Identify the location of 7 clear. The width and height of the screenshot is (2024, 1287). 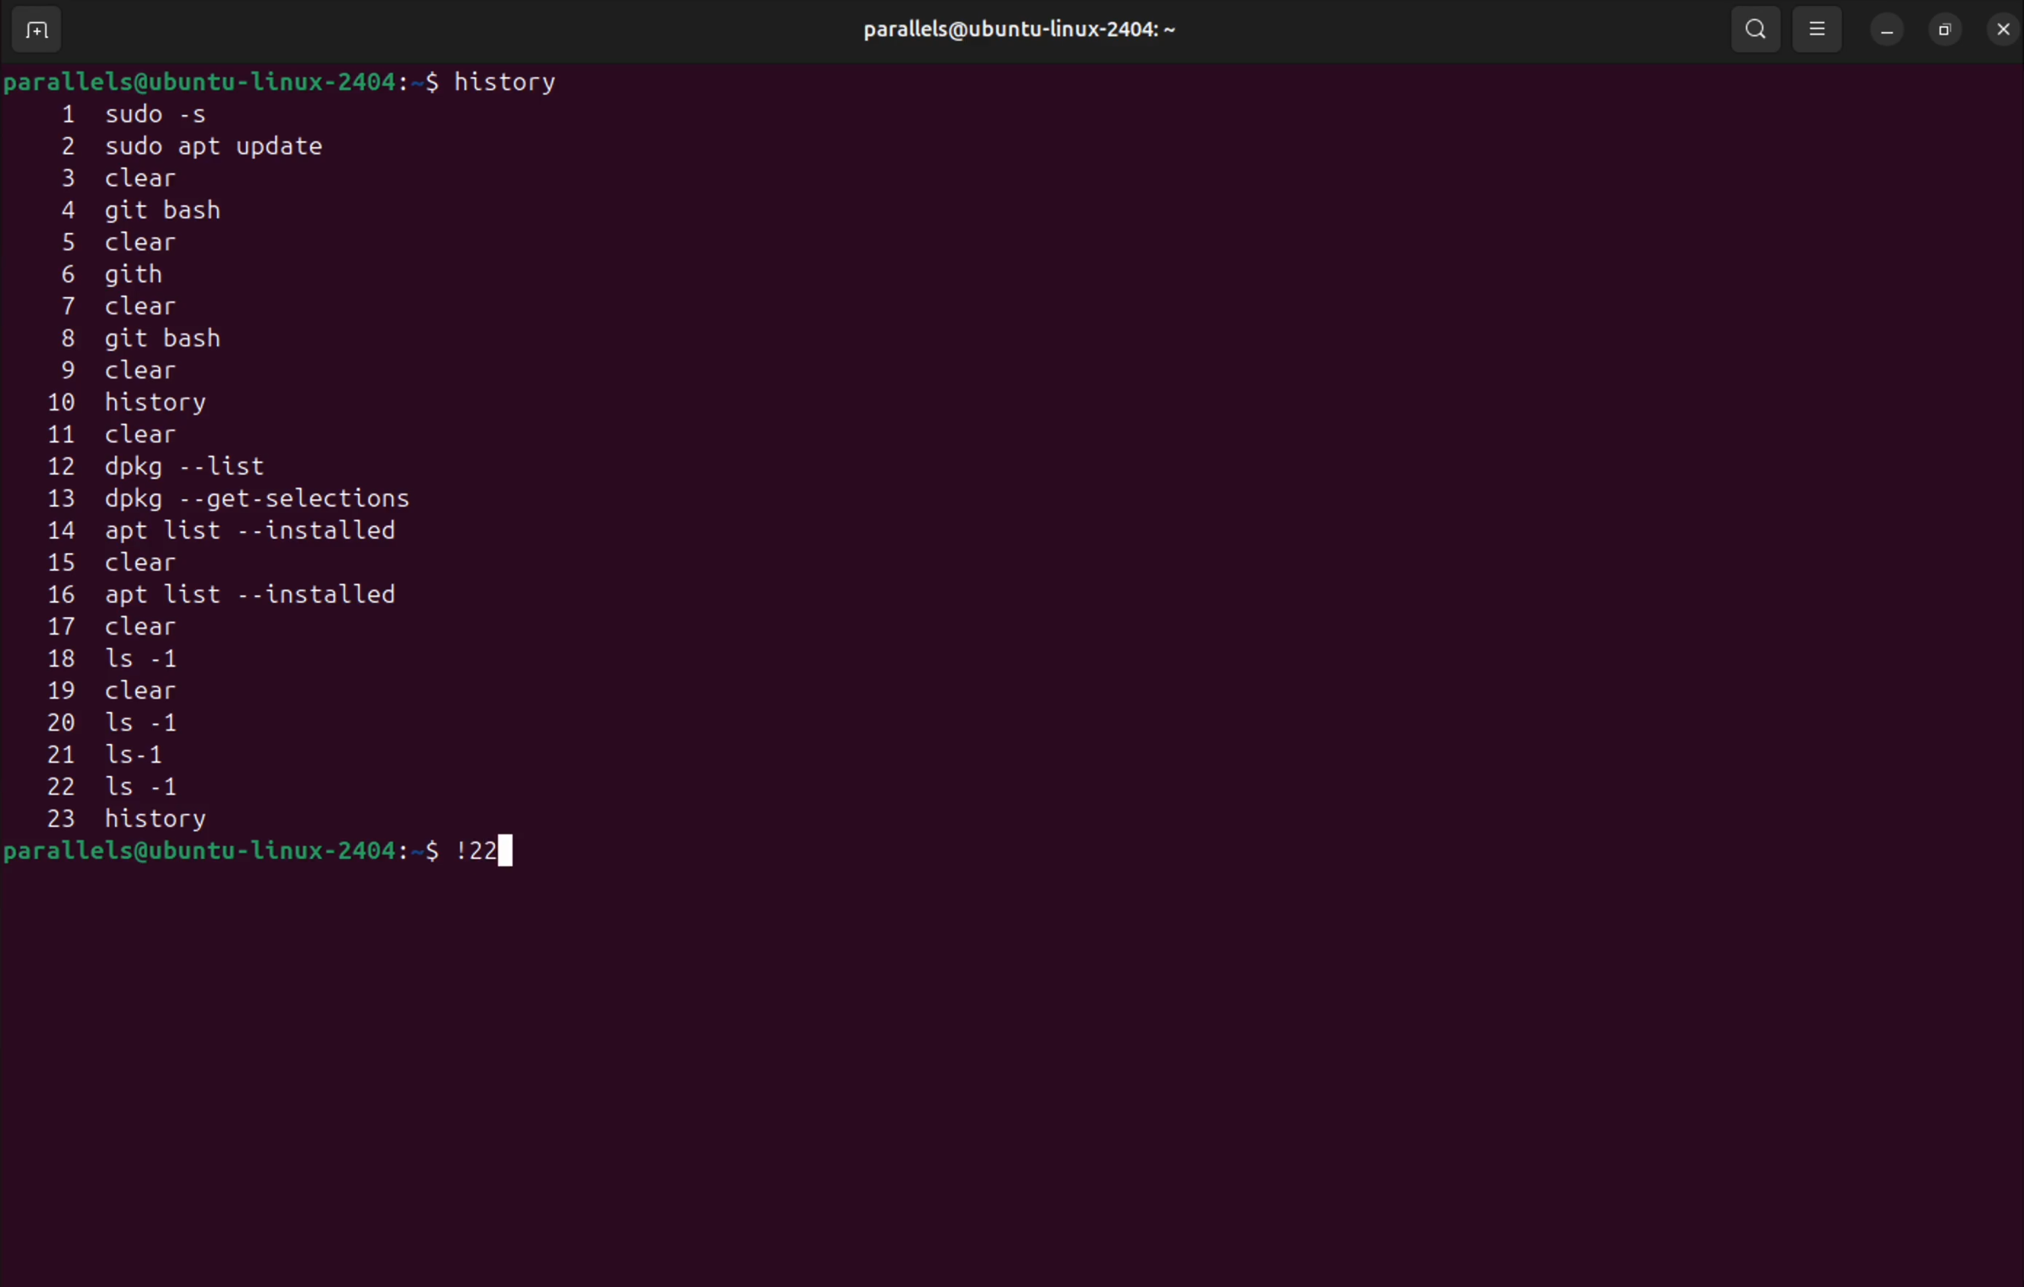
(137, 308).